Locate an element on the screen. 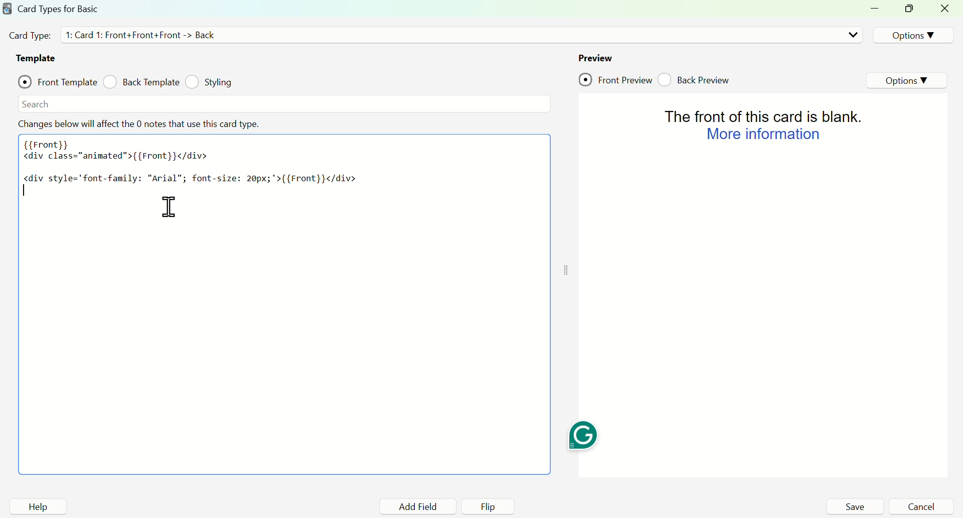 This screenshot has height=518, width=963. typing cursor is located at coordinates (26, 191).